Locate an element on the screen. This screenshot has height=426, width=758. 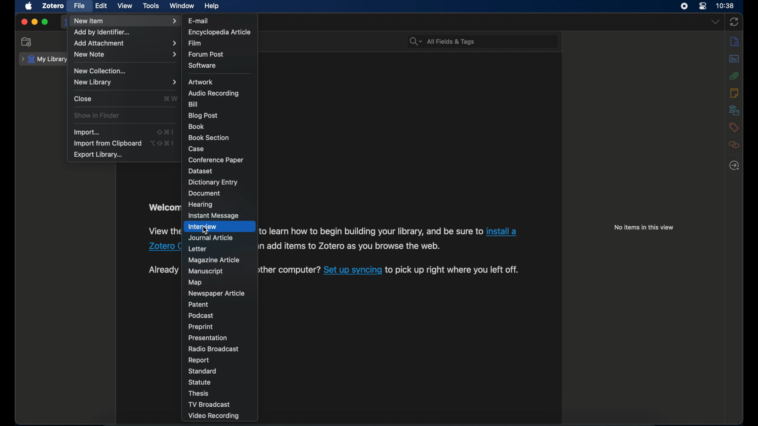
export library is located at coordinates (98, 155).